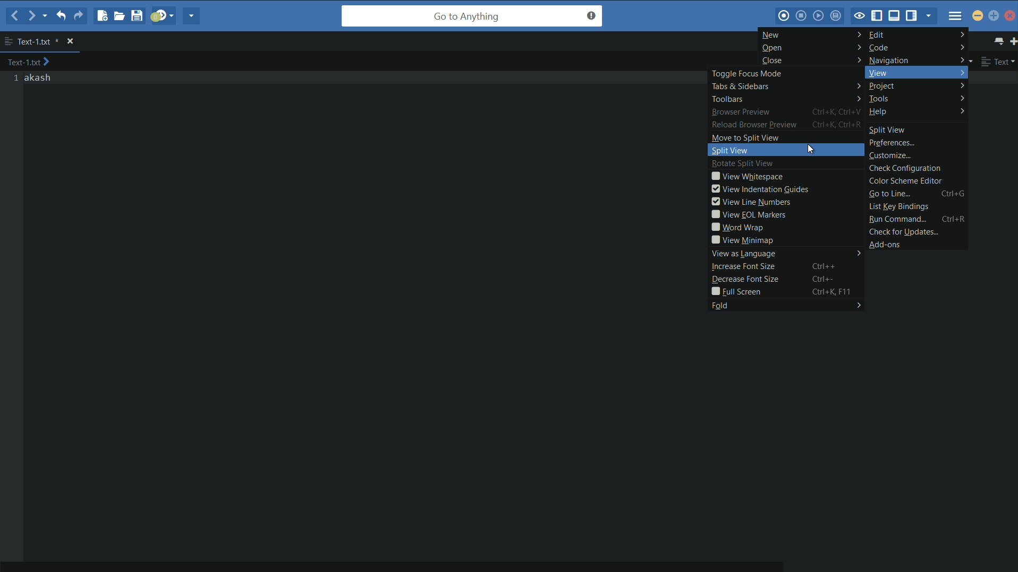 This screenshot has width=1018, height=572. Describe the element at coordinates (787, 266) in the screenshot. I see `increase font size` at that location.